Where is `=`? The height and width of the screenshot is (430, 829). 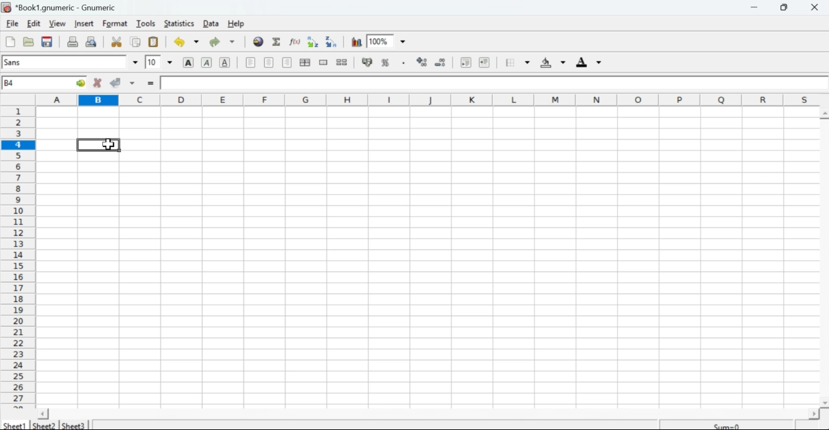 = is located at coordinates (152, 84).